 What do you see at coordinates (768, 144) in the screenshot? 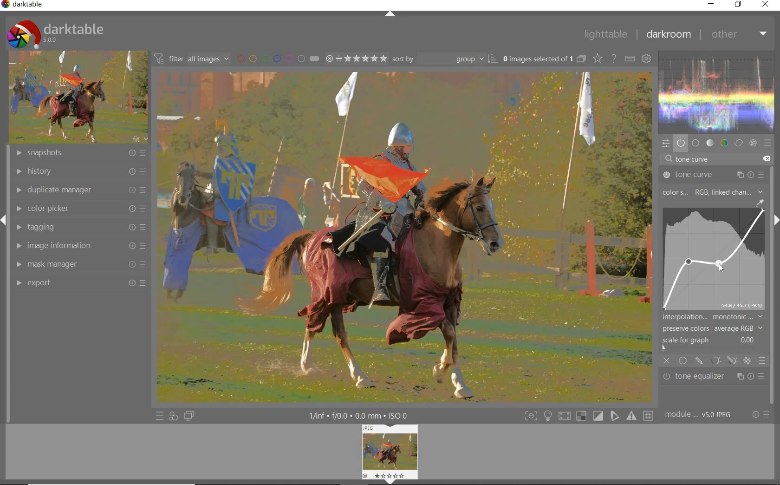
I see `presets` at bounding box center [768, 144].